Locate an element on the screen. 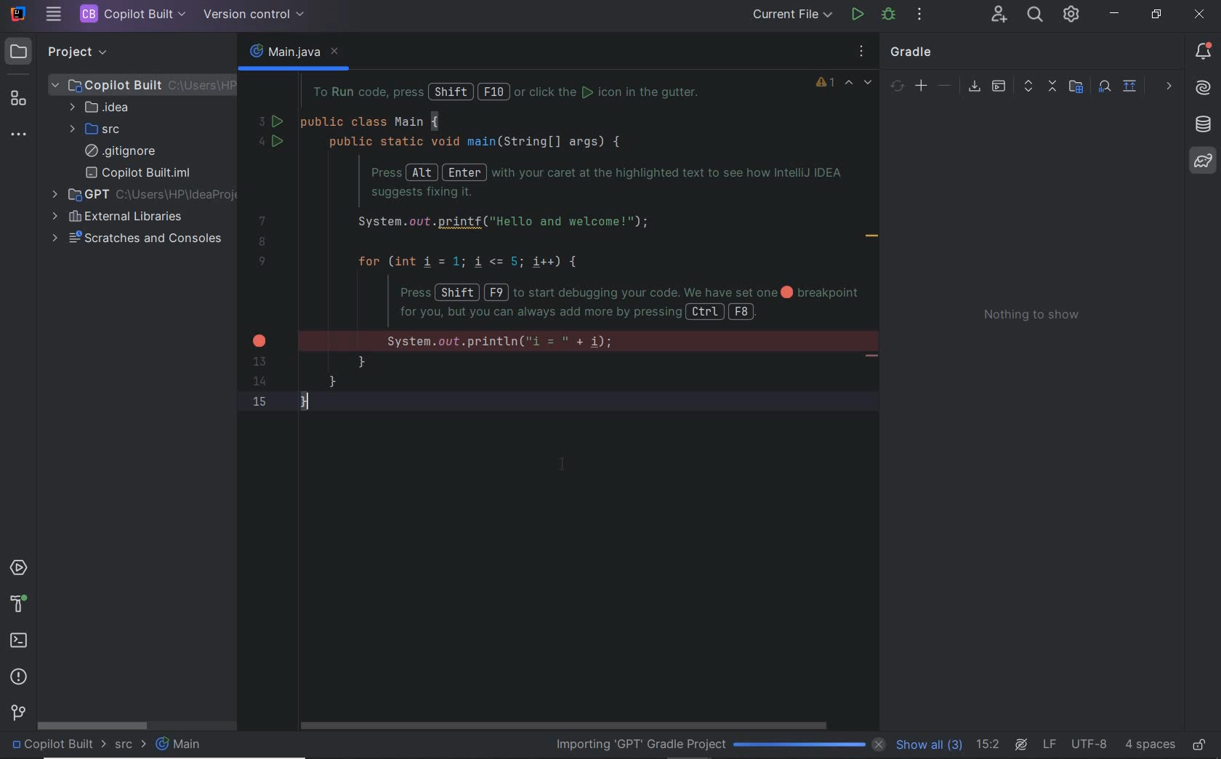  download sources is located at coordinates (975, 86).